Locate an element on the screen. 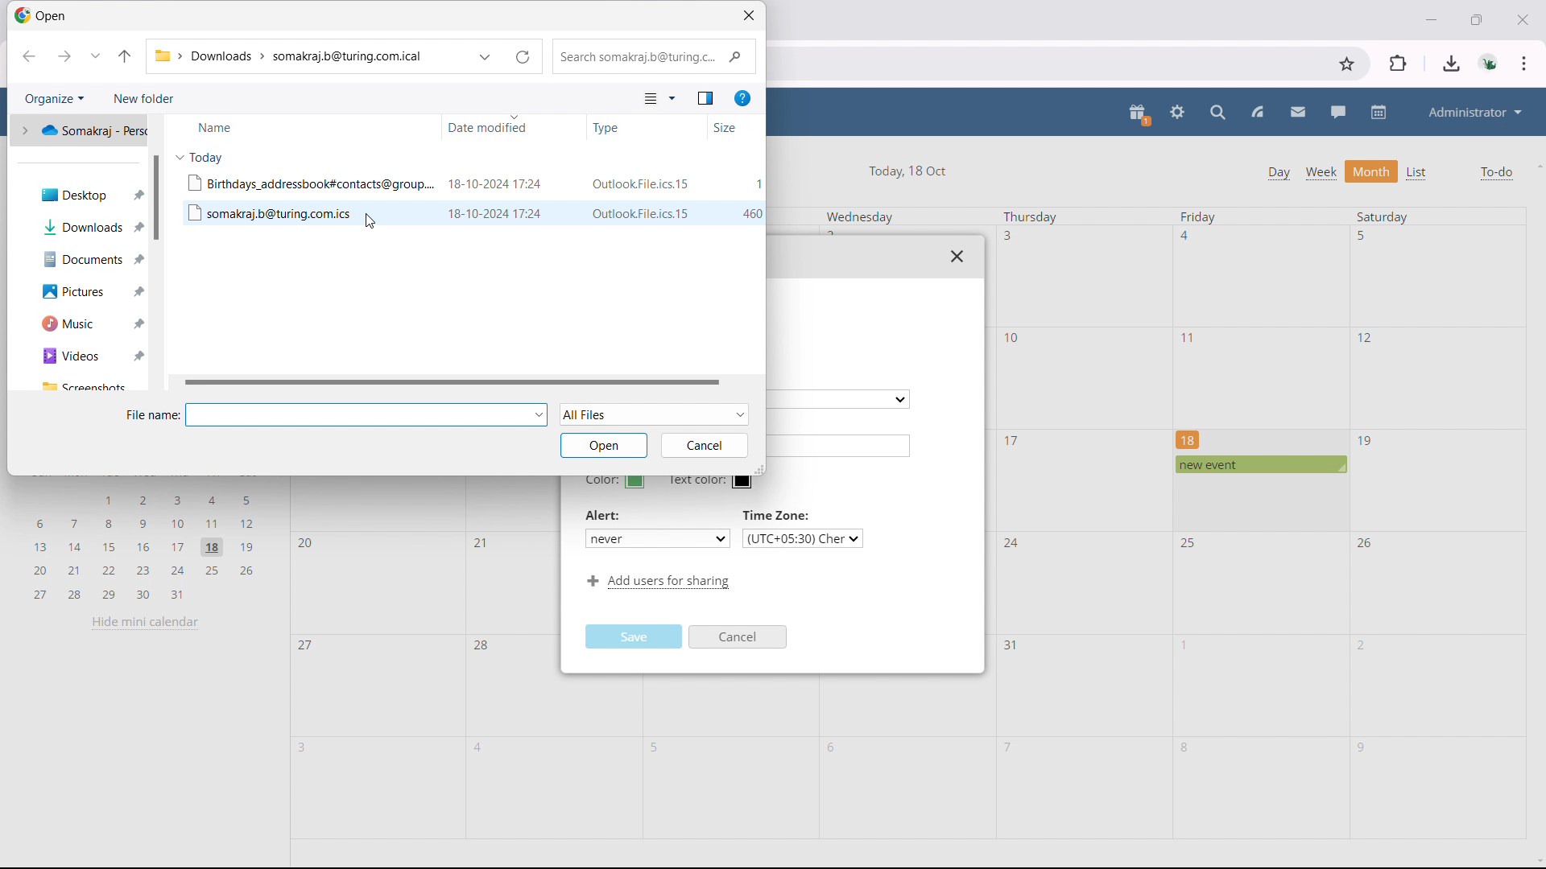 This screenshot has width=1546, height=869. horizontal scrollbar is located at coordinates (456, 382).